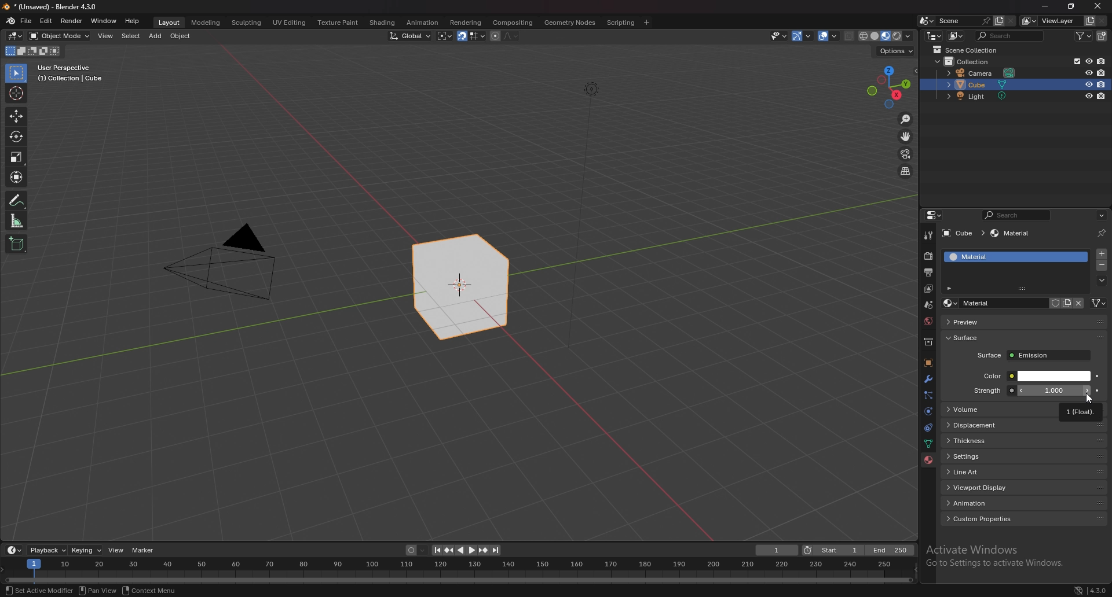  Describe the element at coordinates (890, 550) in the screenshot. I see `end 250` at that location.